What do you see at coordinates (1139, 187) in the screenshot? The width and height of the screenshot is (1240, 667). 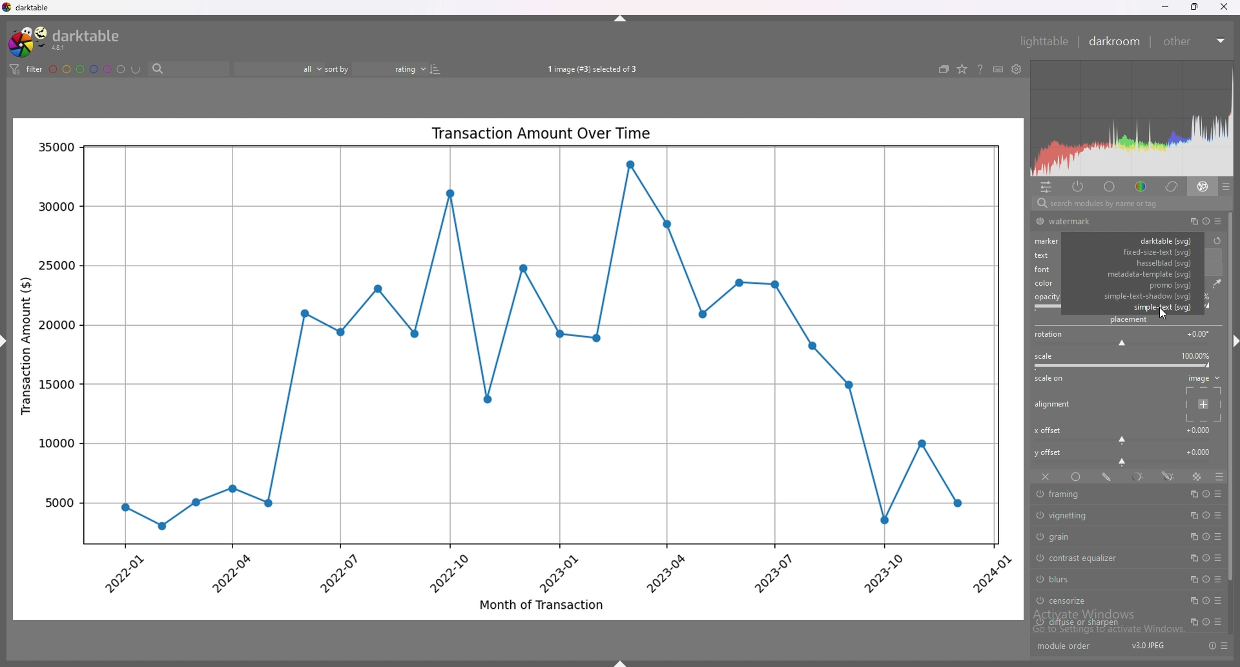 I see `color` at bounding box center [1139, 187].